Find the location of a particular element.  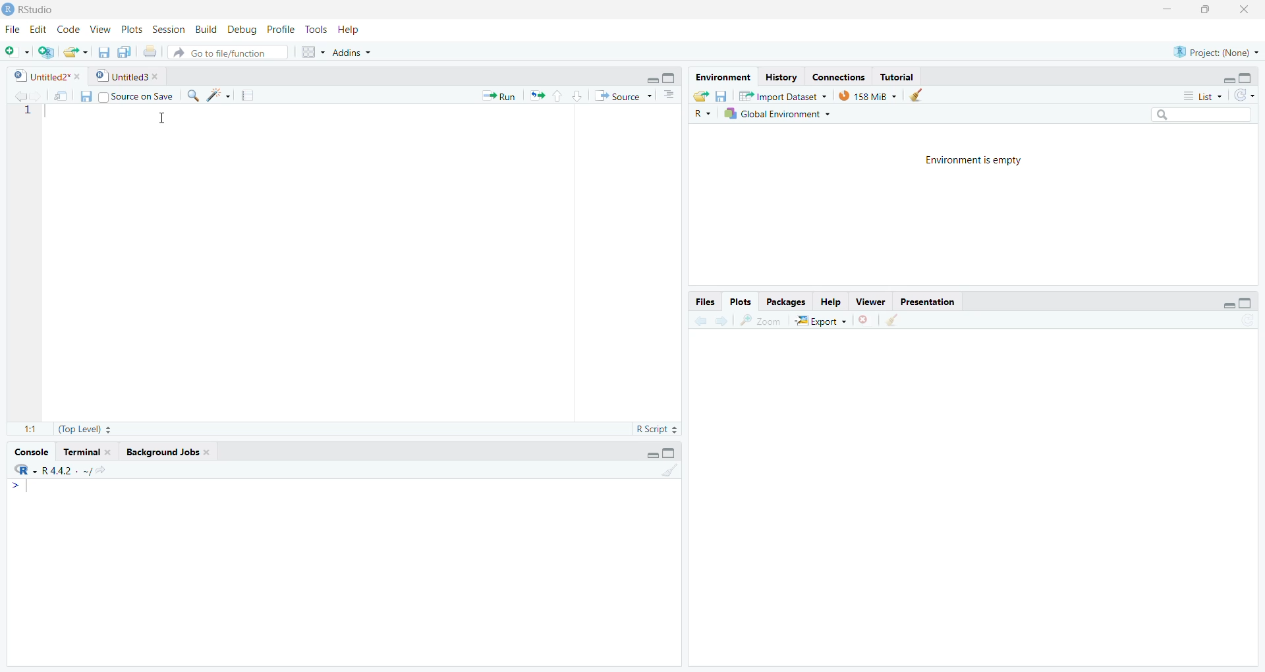

Tools is located at coordinates (317, 28).